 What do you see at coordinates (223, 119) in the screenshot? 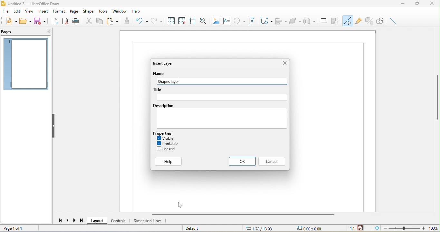
I see `Text box` at bounding box center [223, 119].